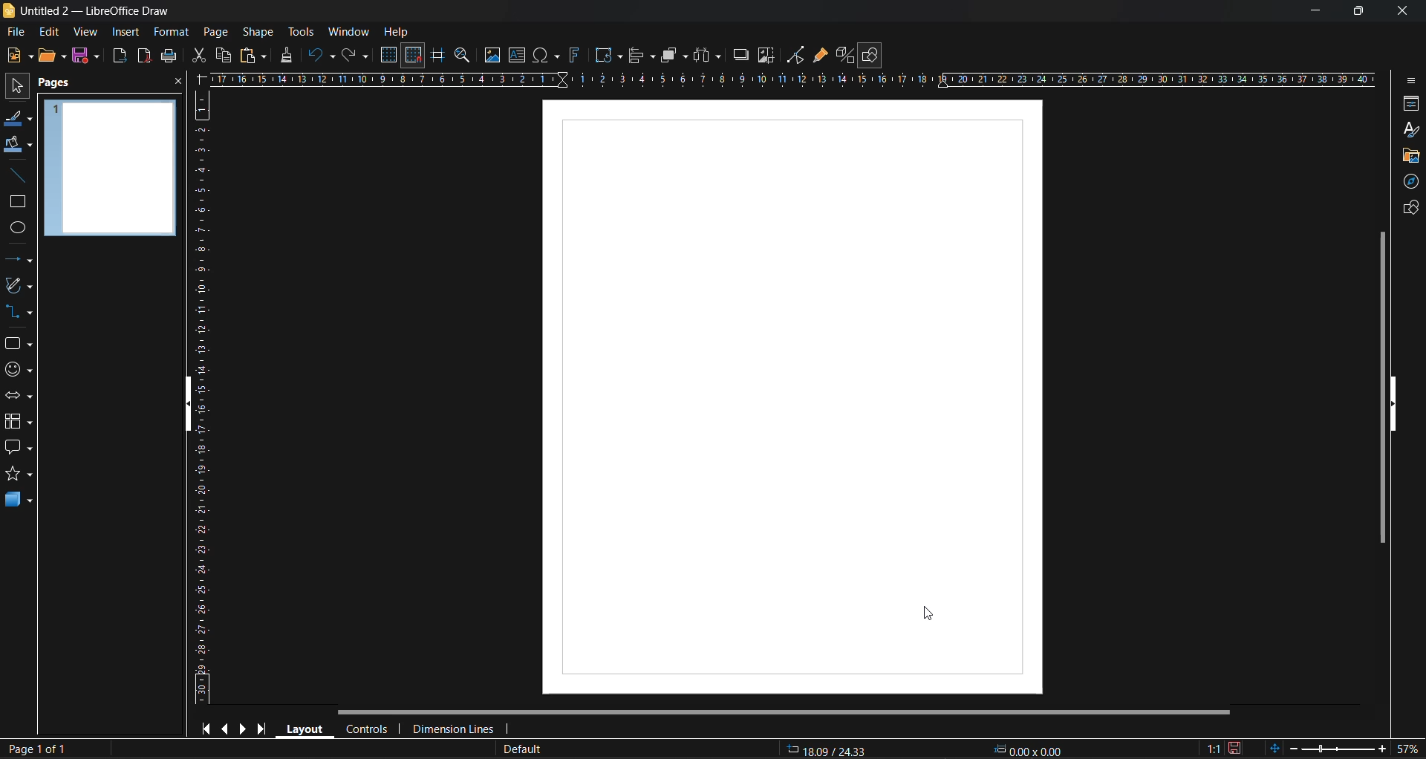 The image size is (1426, 759). I want to click on first , so click(207, 730).